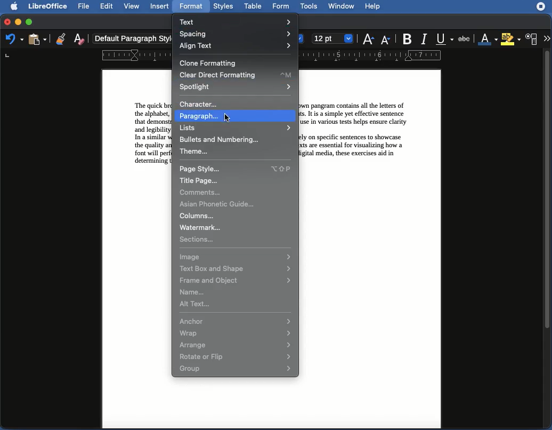 This screenshot has height=430, width=552. What do you see at coordinates (370, 55) in the screenshot?
I see `Ruler` at bounding box center [370, 55].